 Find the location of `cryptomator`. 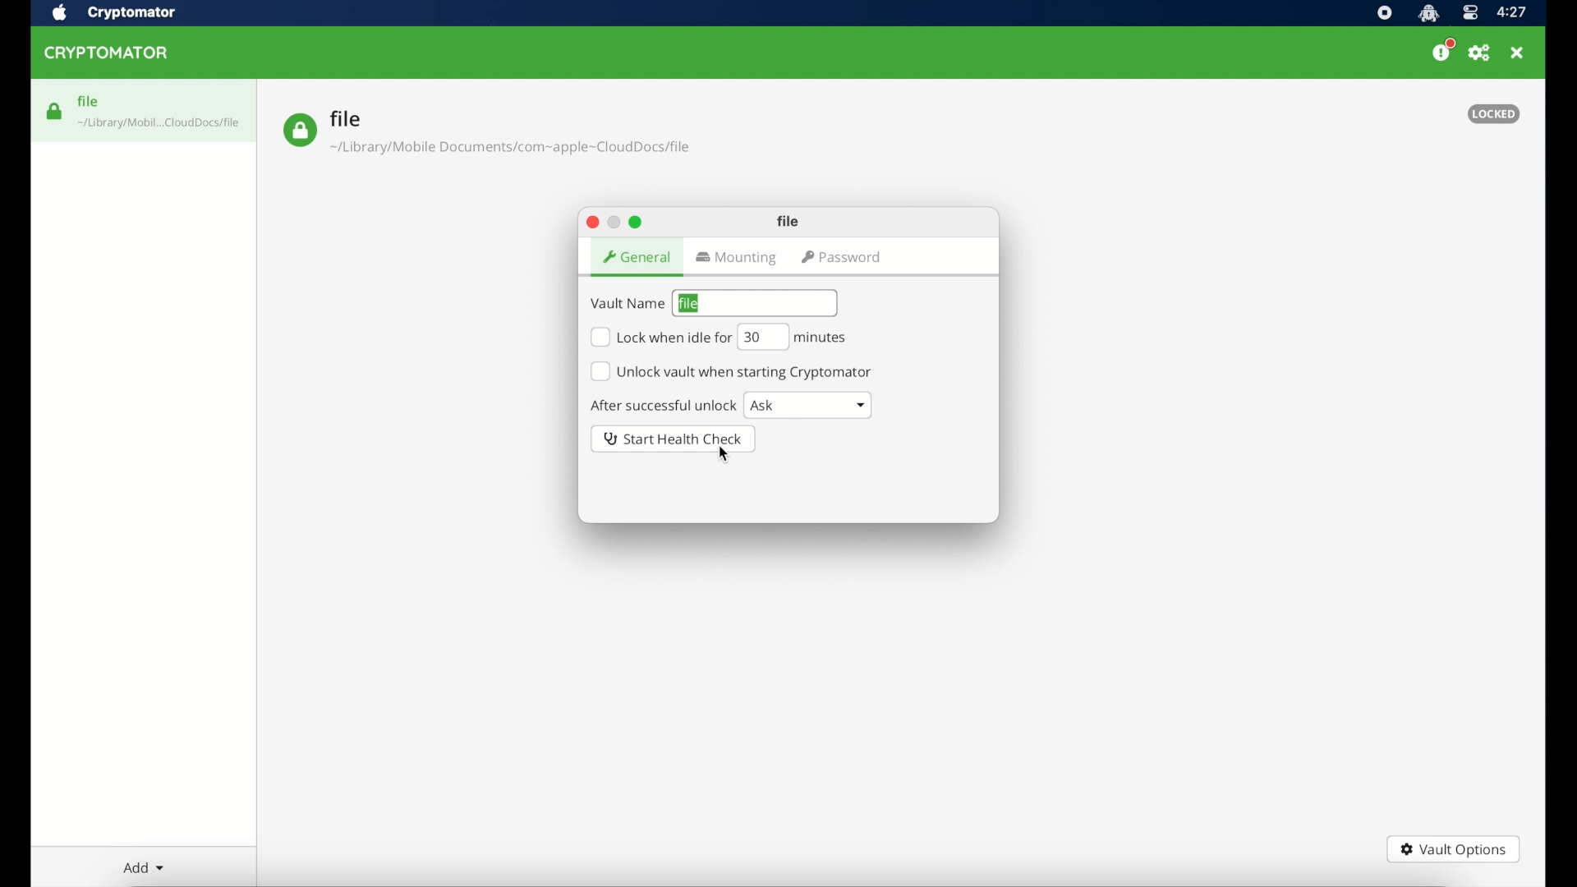

cryptomator is located at coordinates (132, 12).